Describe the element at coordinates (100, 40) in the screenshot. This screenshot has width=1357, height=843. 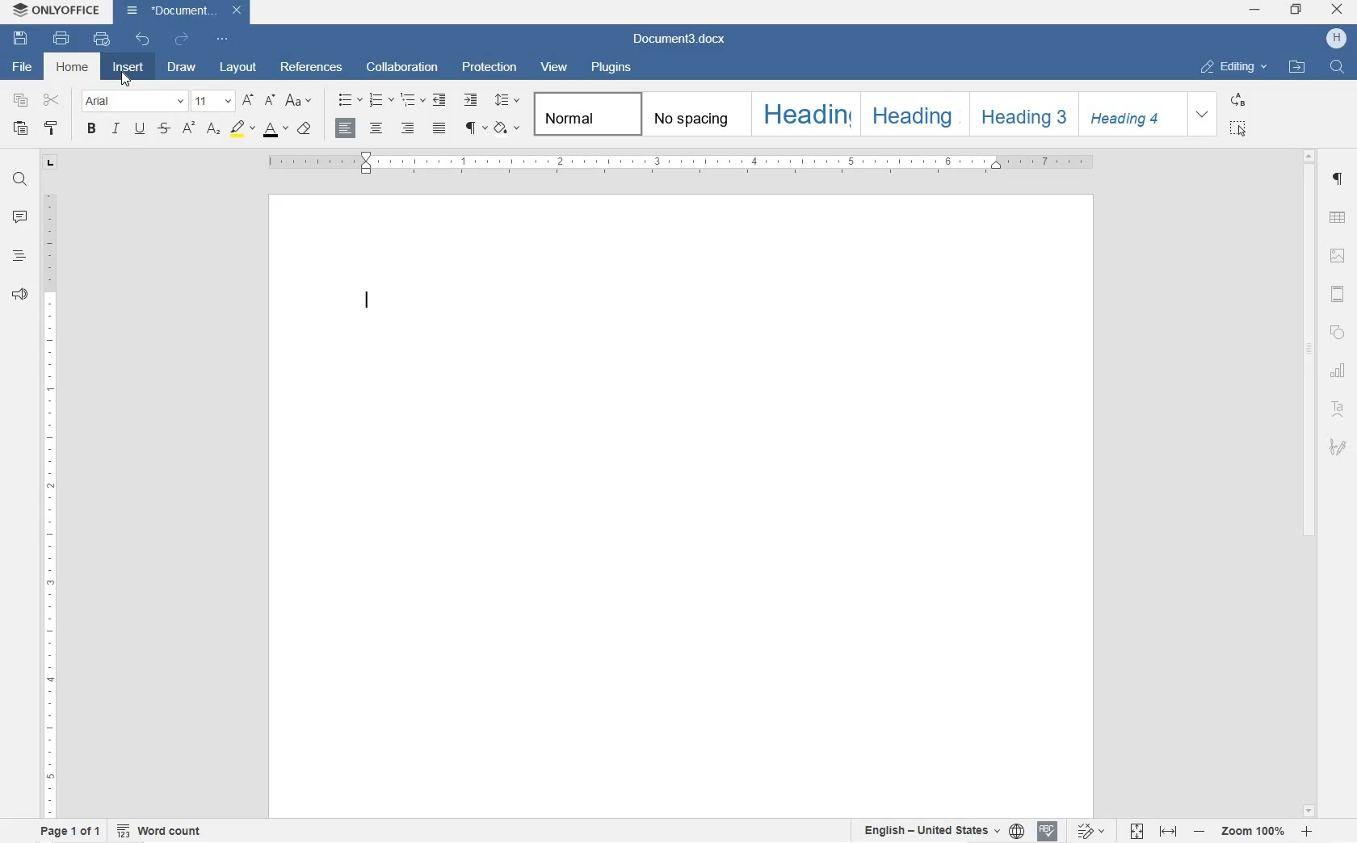
I see `QUICK PRINT` at that location.